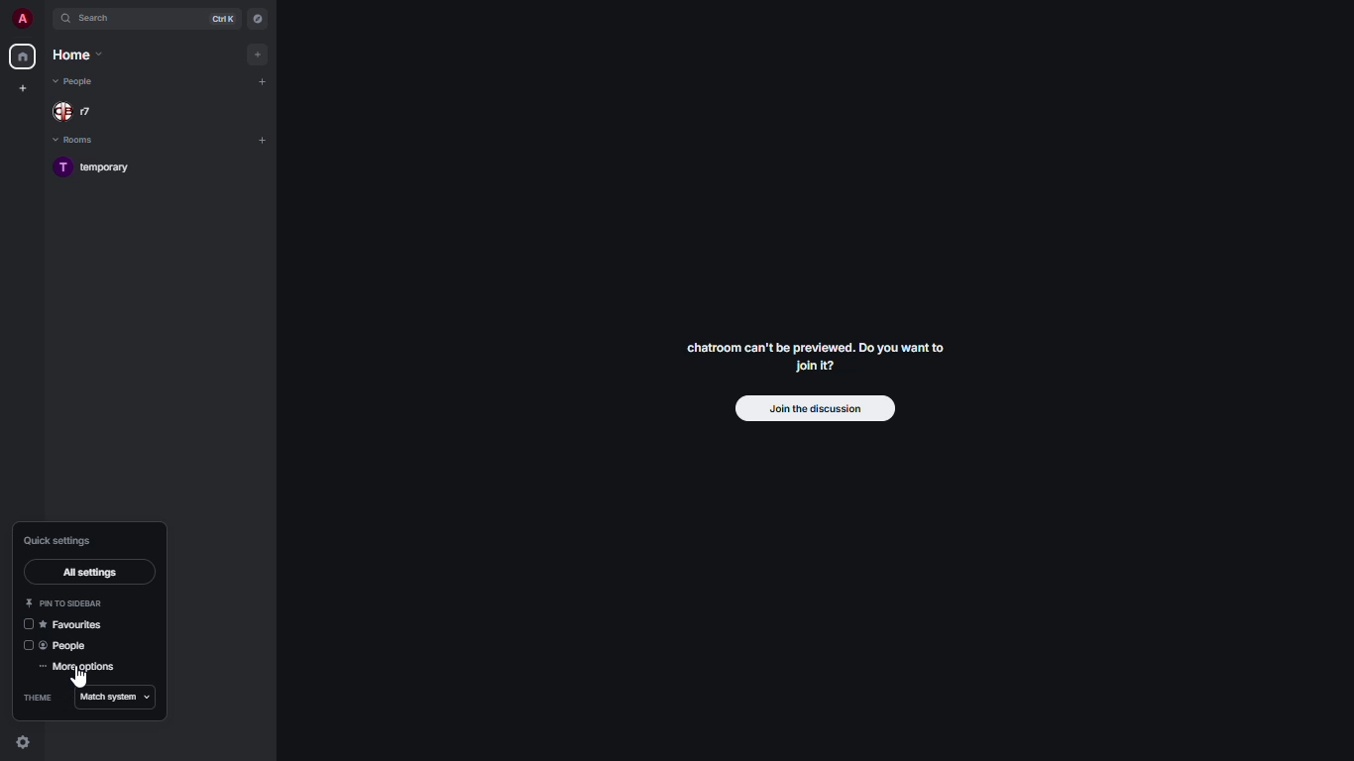  I want to click on expand, so click(45, 20).